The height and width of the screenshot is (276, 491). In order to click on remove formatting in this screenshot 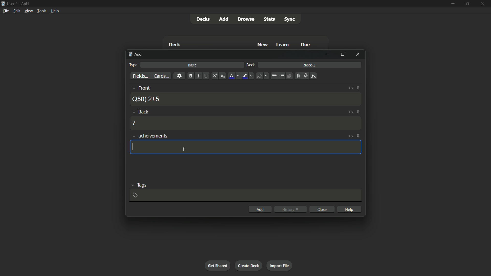, I will do `click(263, 76)`.